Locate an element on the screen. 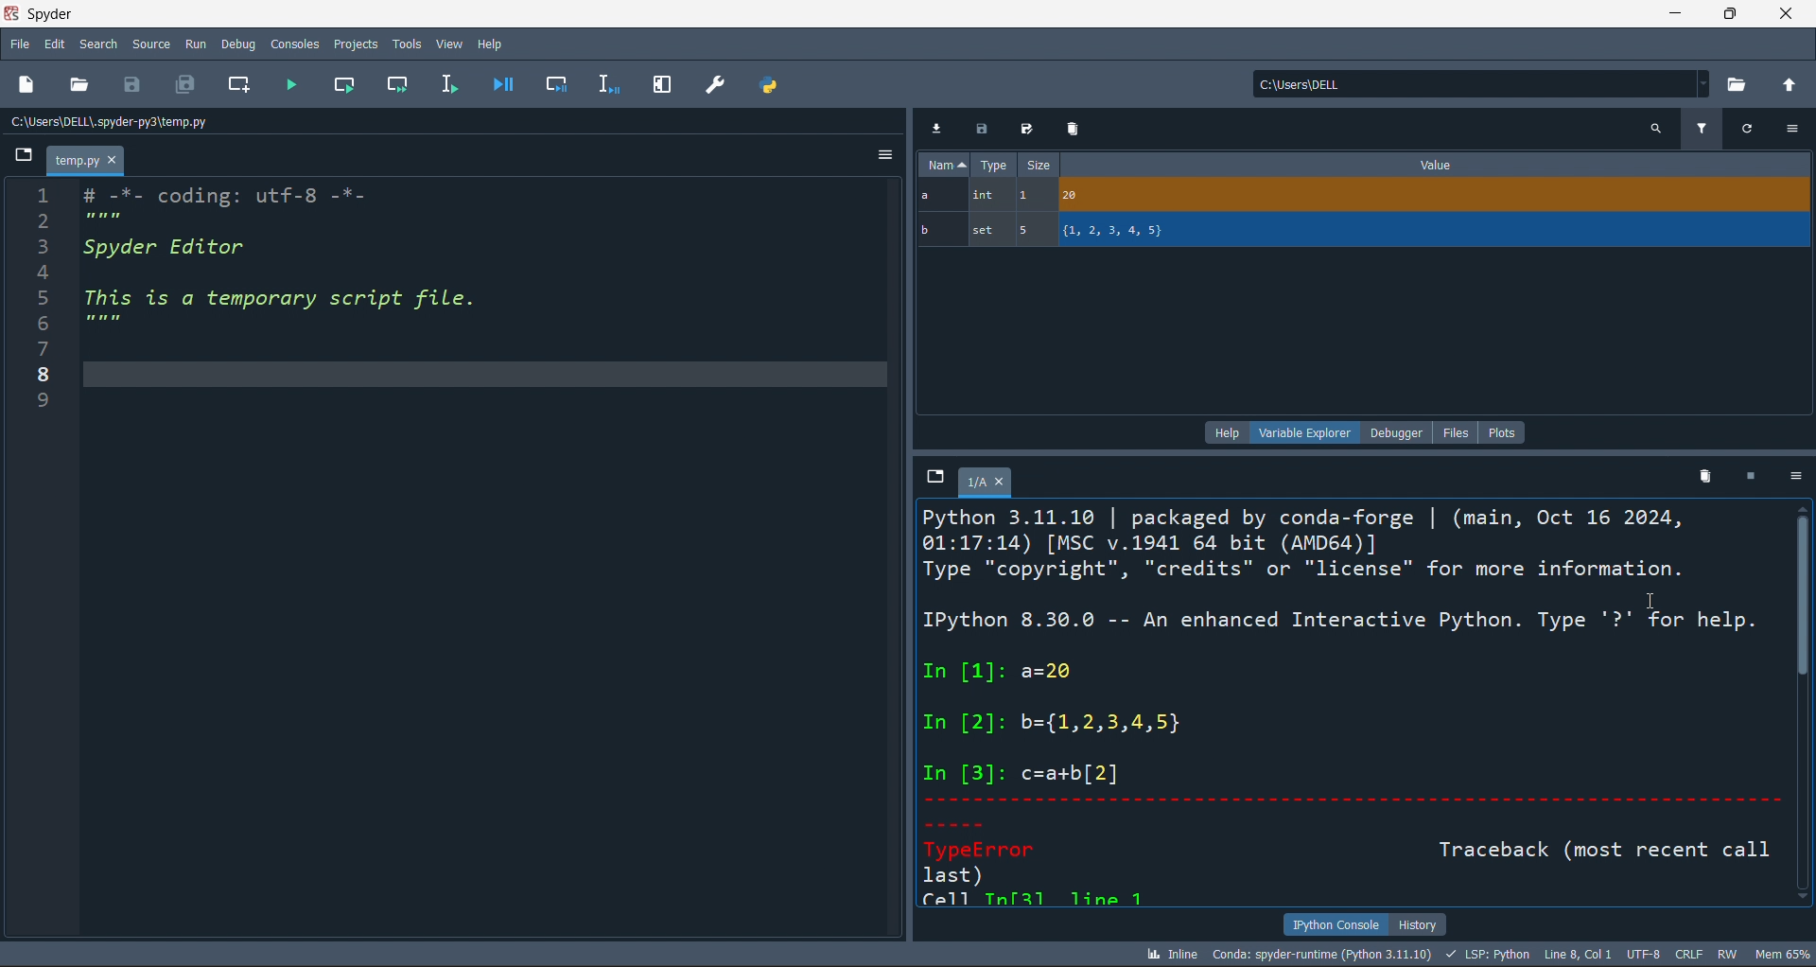  size is located at coordinates (1038, 166).